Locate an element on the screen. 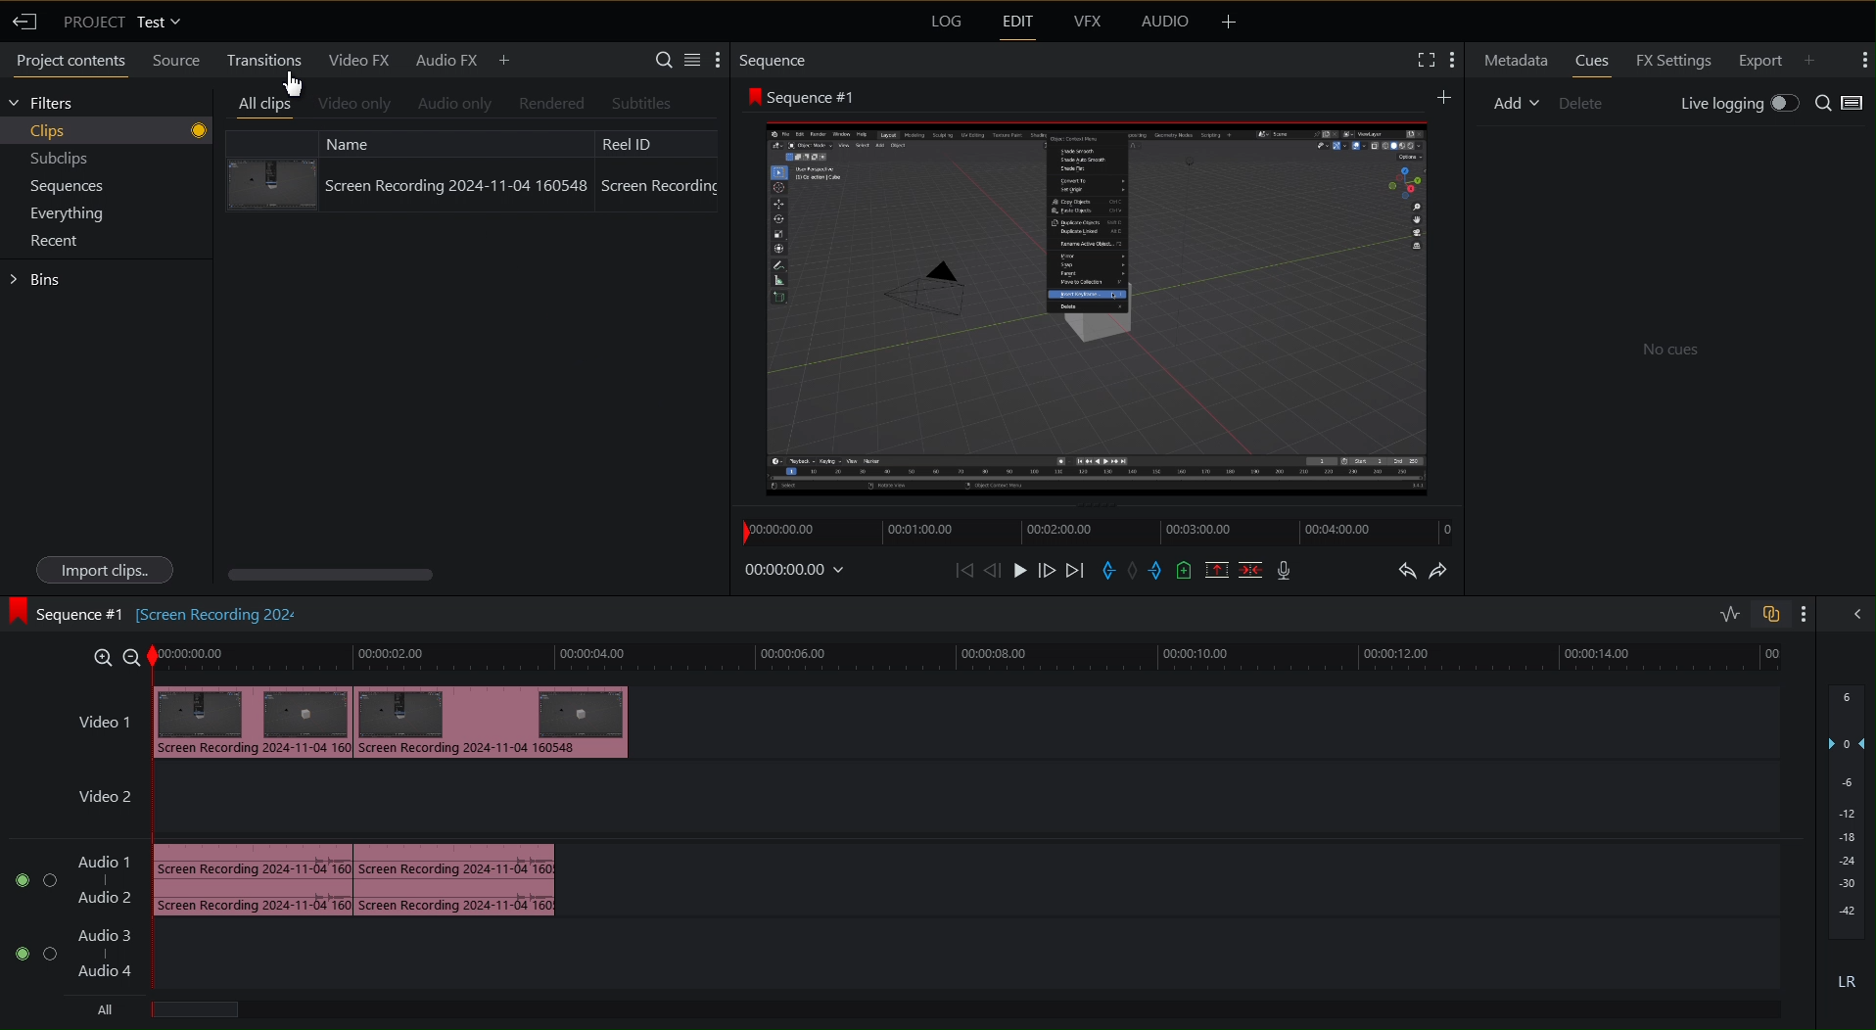 The height and width of the screenshot is (1030, 1876). Audio Levels is located at coordinates (1847, 842).